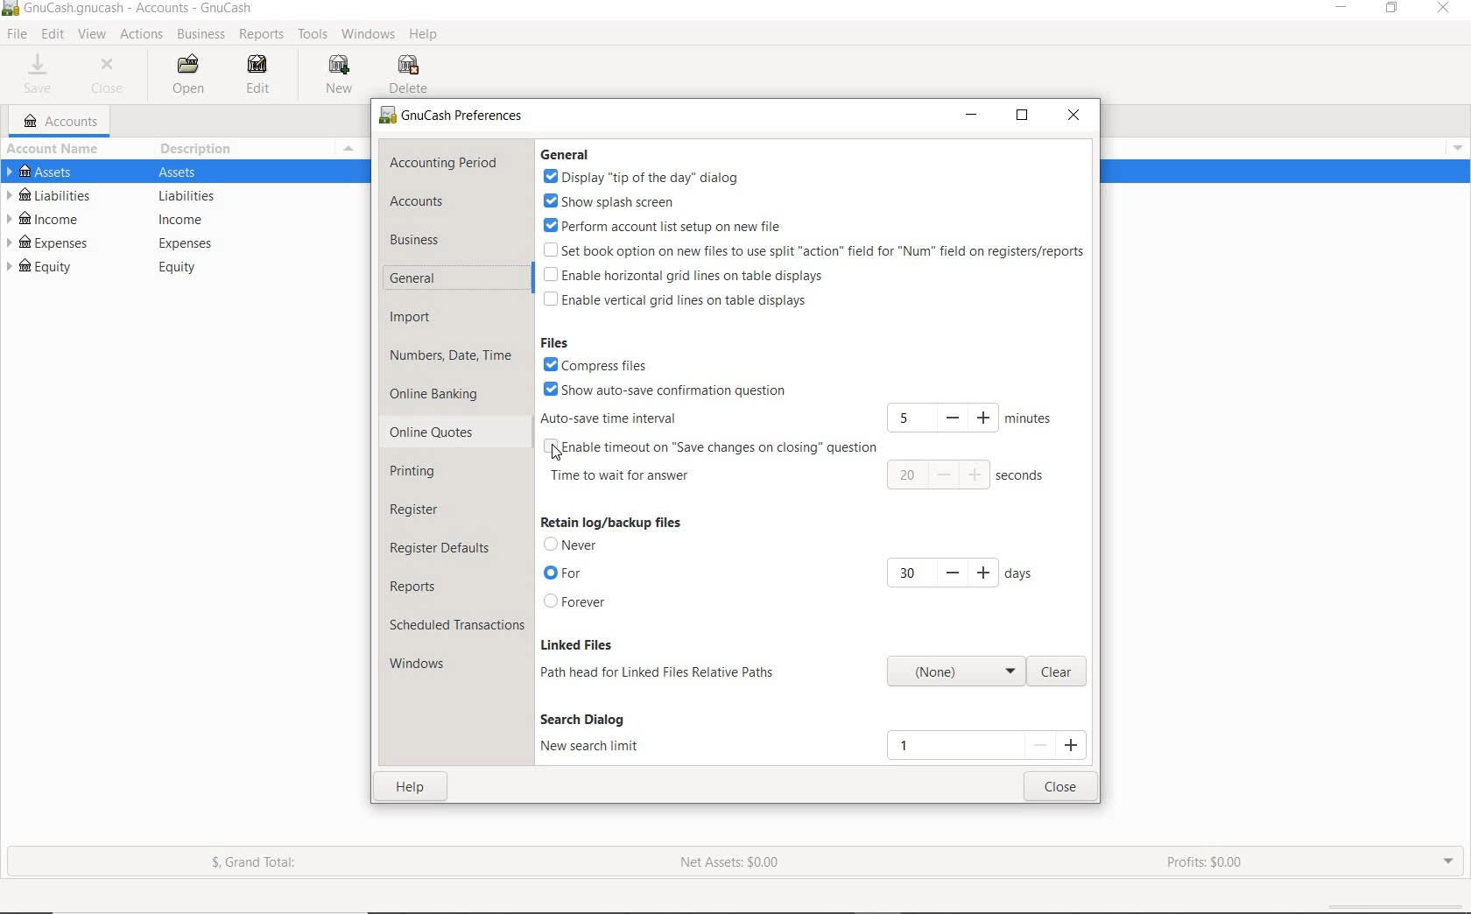  What do you see at coordinates (608, 365) in the screenshot?
I see `compress files` at bounding box center [608, 365].